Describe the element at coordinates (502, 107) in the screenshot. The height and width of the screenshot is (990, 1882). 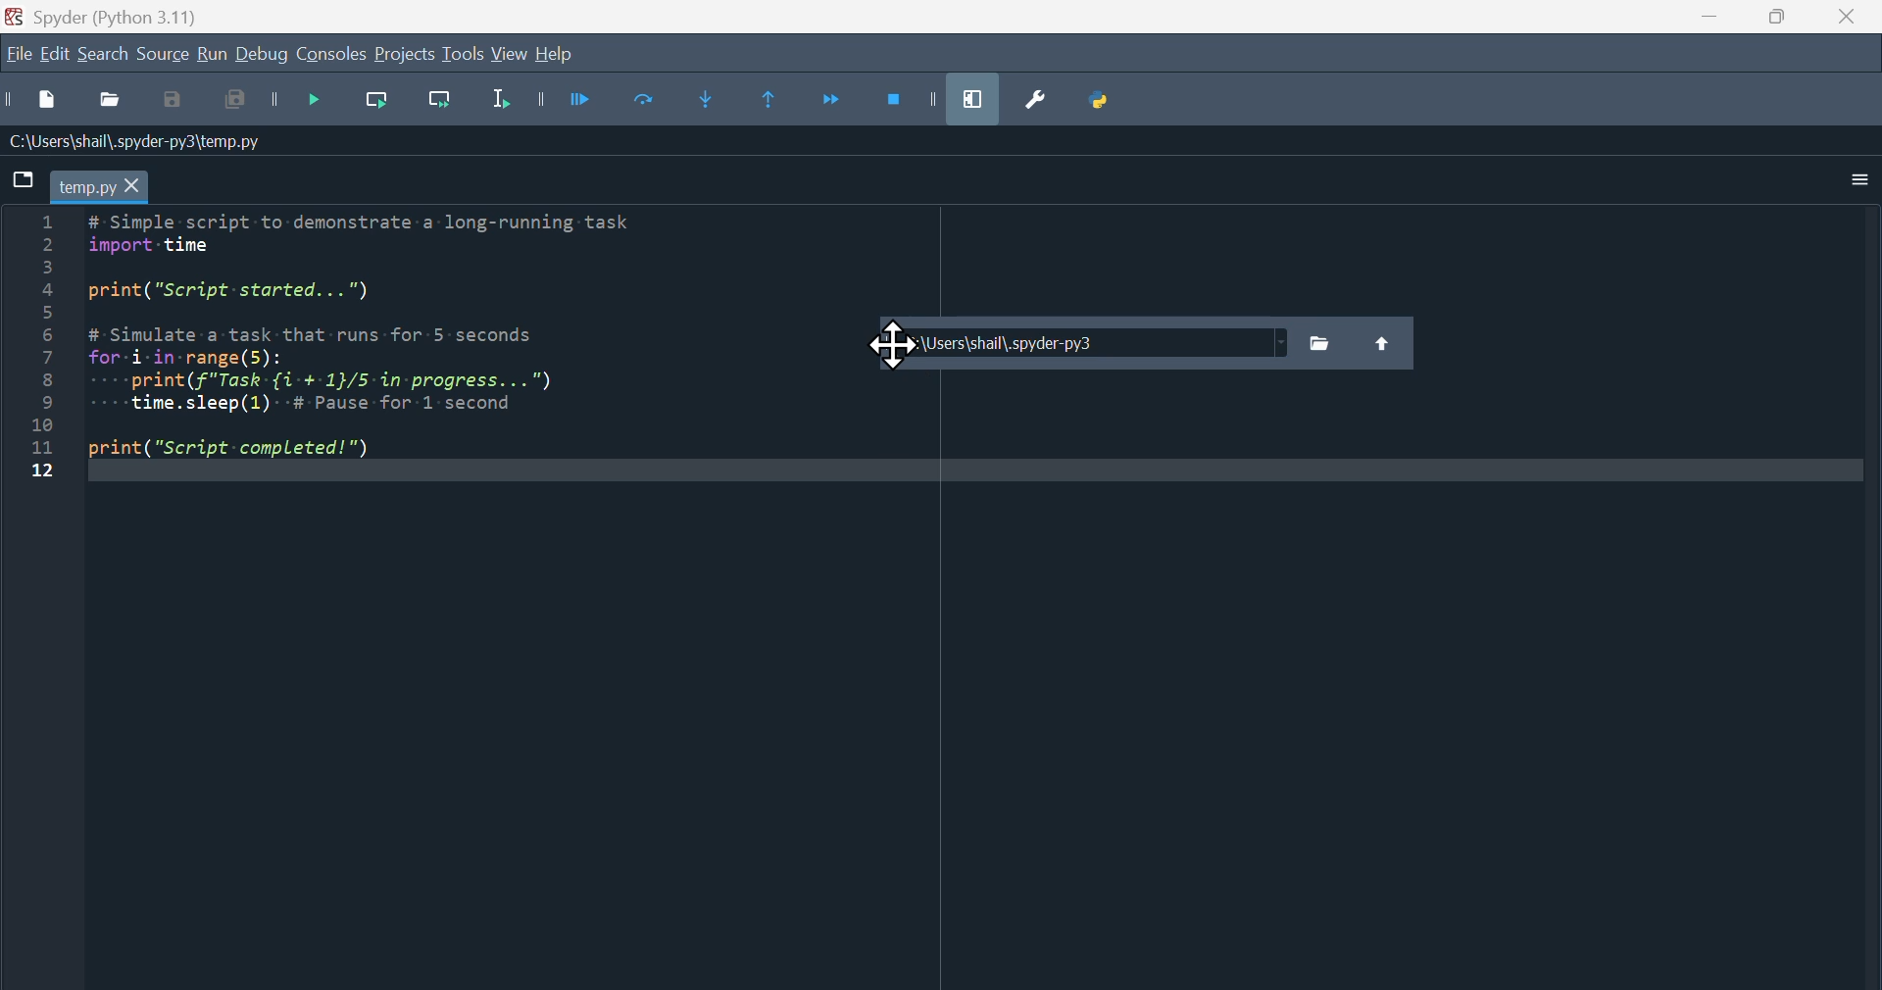
I see `Run selection` at that location.